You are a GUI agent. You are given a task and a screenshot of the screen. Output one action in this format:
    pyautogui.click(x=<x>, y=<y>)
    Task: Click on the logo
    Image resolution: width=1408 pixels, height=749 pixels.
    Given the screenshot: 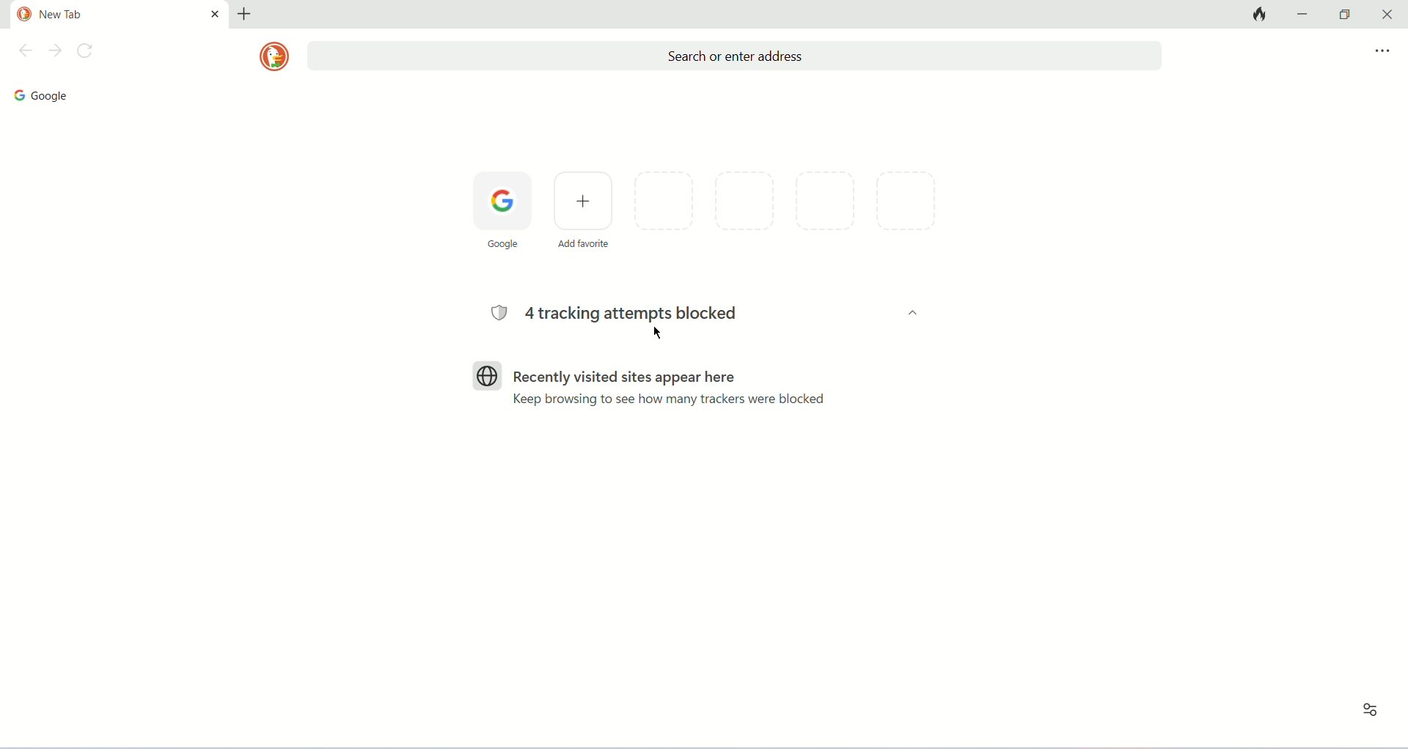 What is the action you would take?
    pyautogui.click(x=274, y=56)
    